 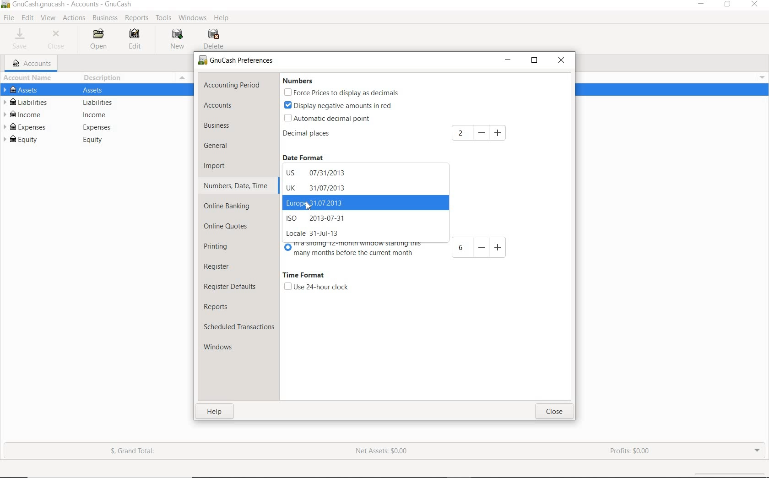 What do you see at coordinates (231, 286) in the screenshot?
I see `register defaults` at bounding box center [231, 286].